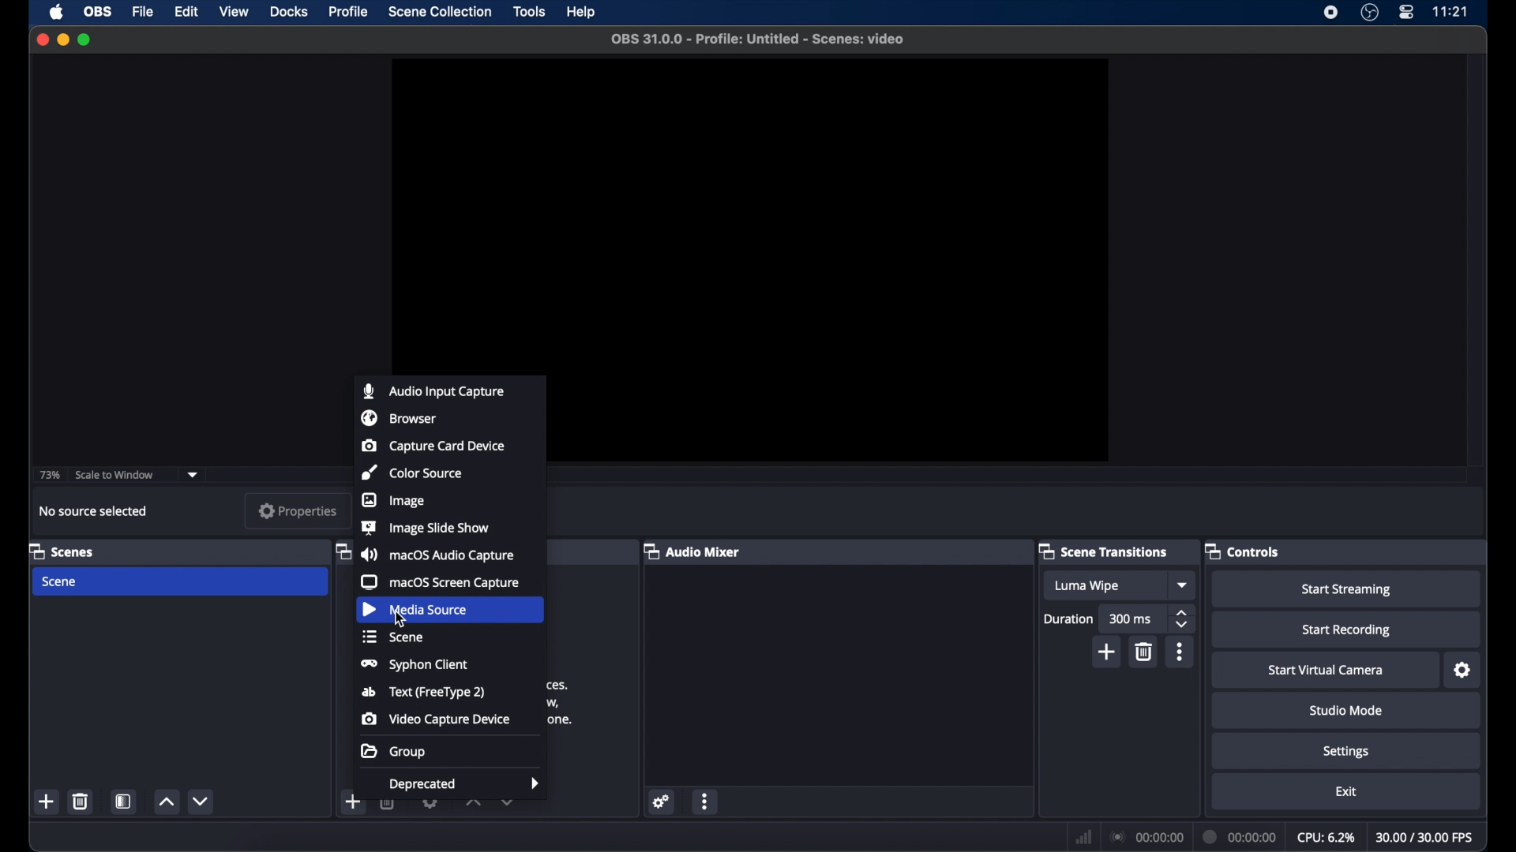 This screenshot has height=852, width=1516. Describe the element at coordinates (418, 609) in the screenshot. I see `media source` at that location.